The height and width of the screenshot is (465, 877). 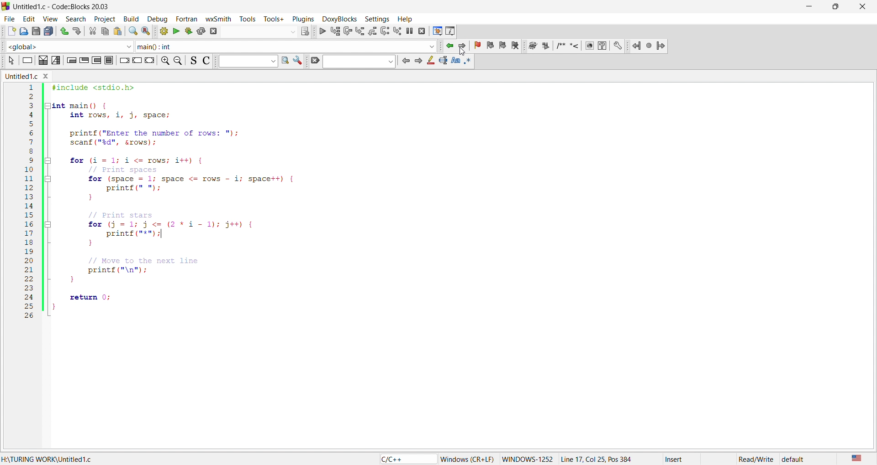 I want to click on open file, so click(x=23, y=31).